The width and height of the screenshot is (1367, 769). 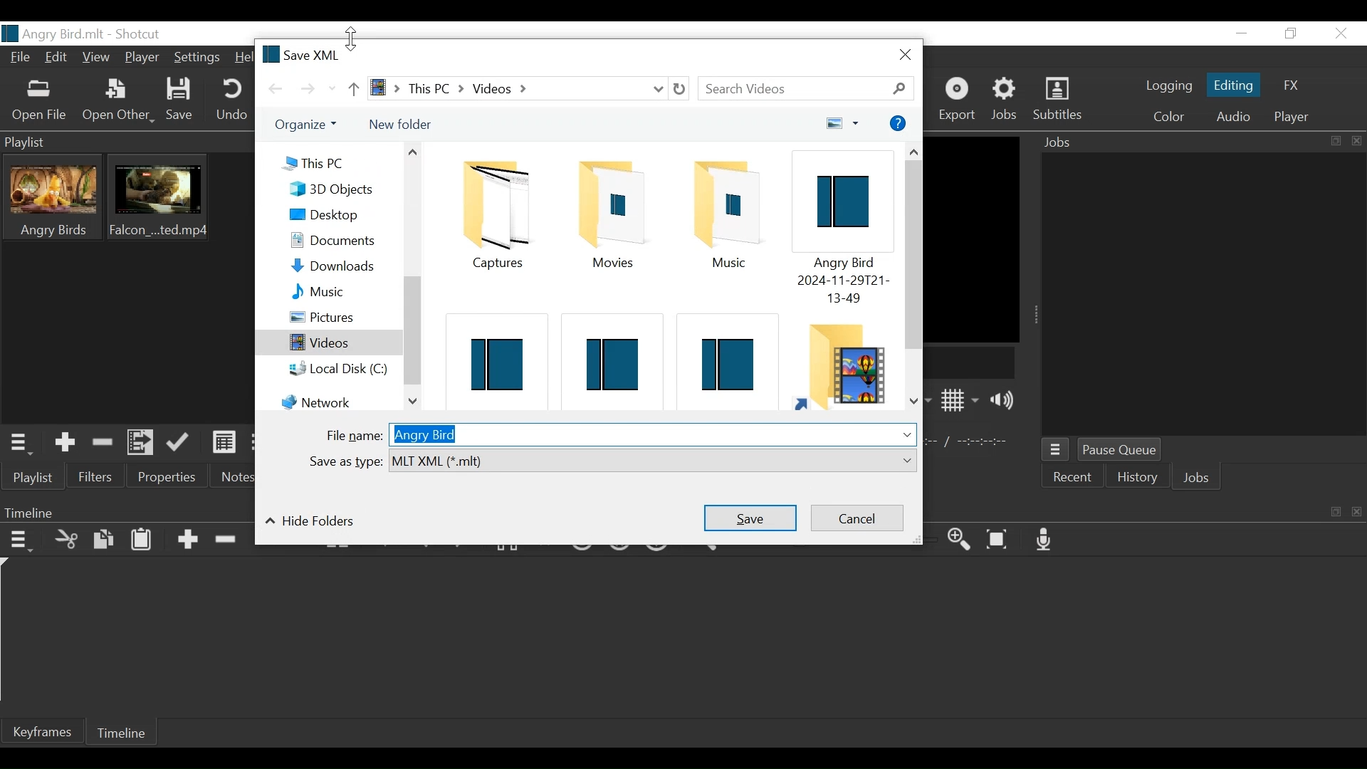 I want to click on Folder, so click(x=842, y=363).